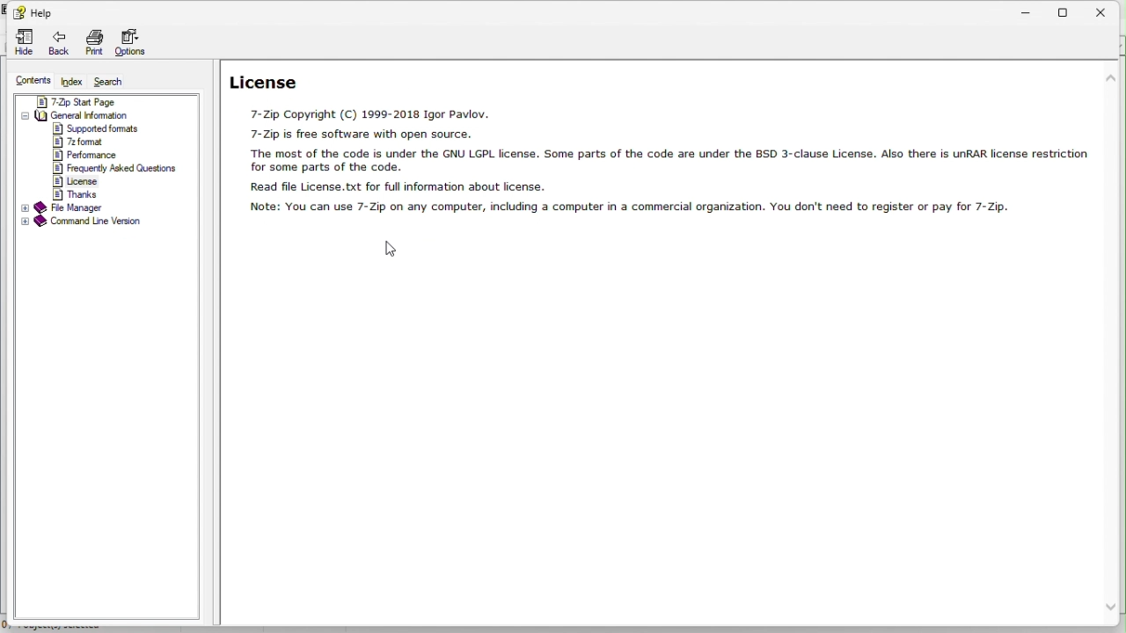 The width and height of the screenshot is (1126, 633). What do you see at coordinates (390, 249) in the screenshot?
I see `cursor` at bounding box center [390, 249].